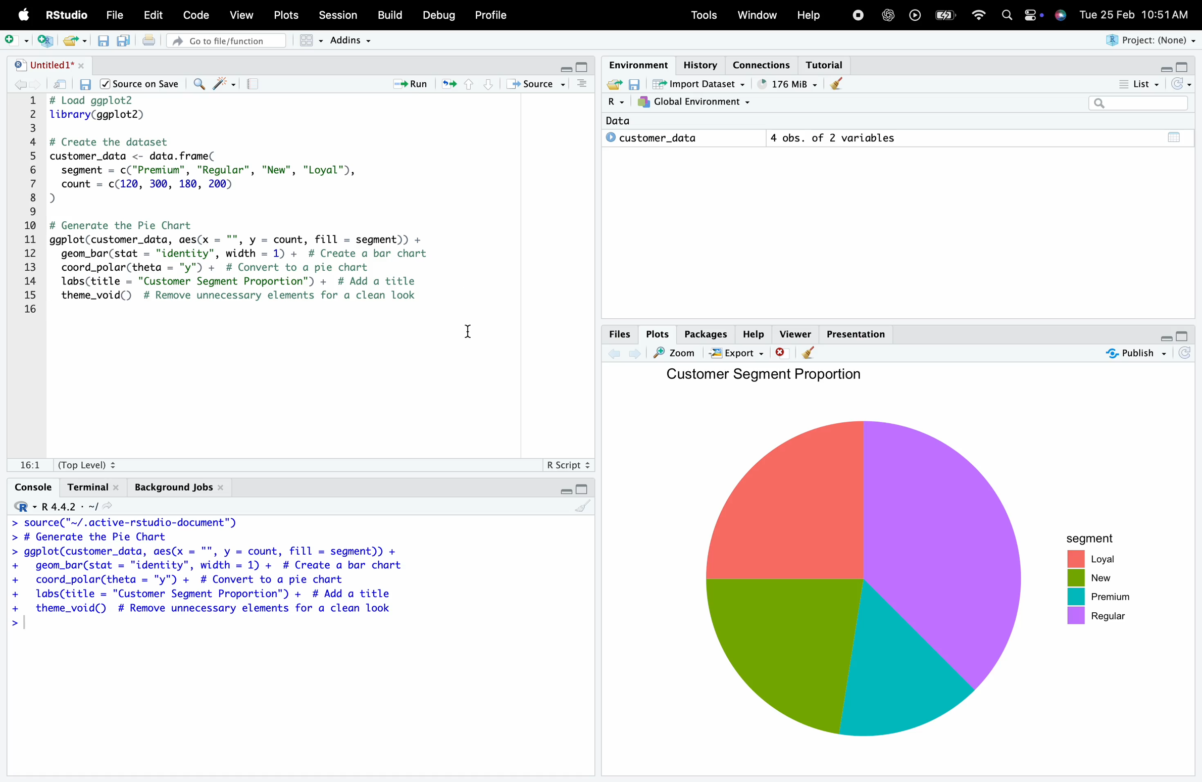 The image size is (1202, 782). What do you see at coordinates (178, 488) in the screenshot?
I see `Background Jobs` at bounding box center [178, 488].